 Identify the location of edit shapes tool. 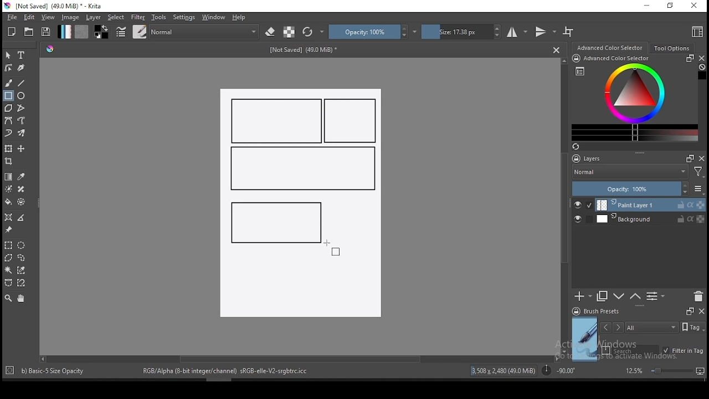
(8, 67).